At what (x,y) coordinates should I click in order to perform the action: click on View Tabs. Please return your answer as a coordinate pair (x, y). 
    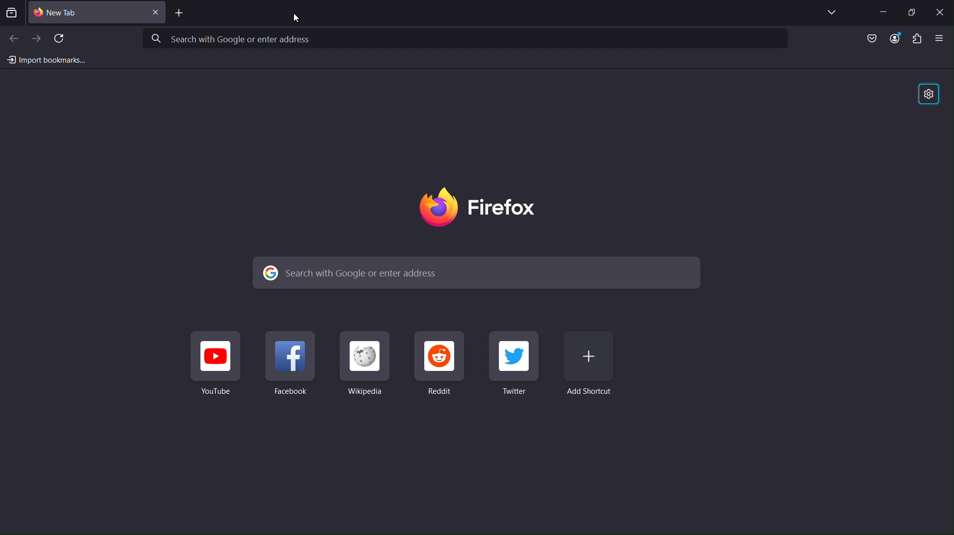
    Looking at the image, I should click on (832, 12).